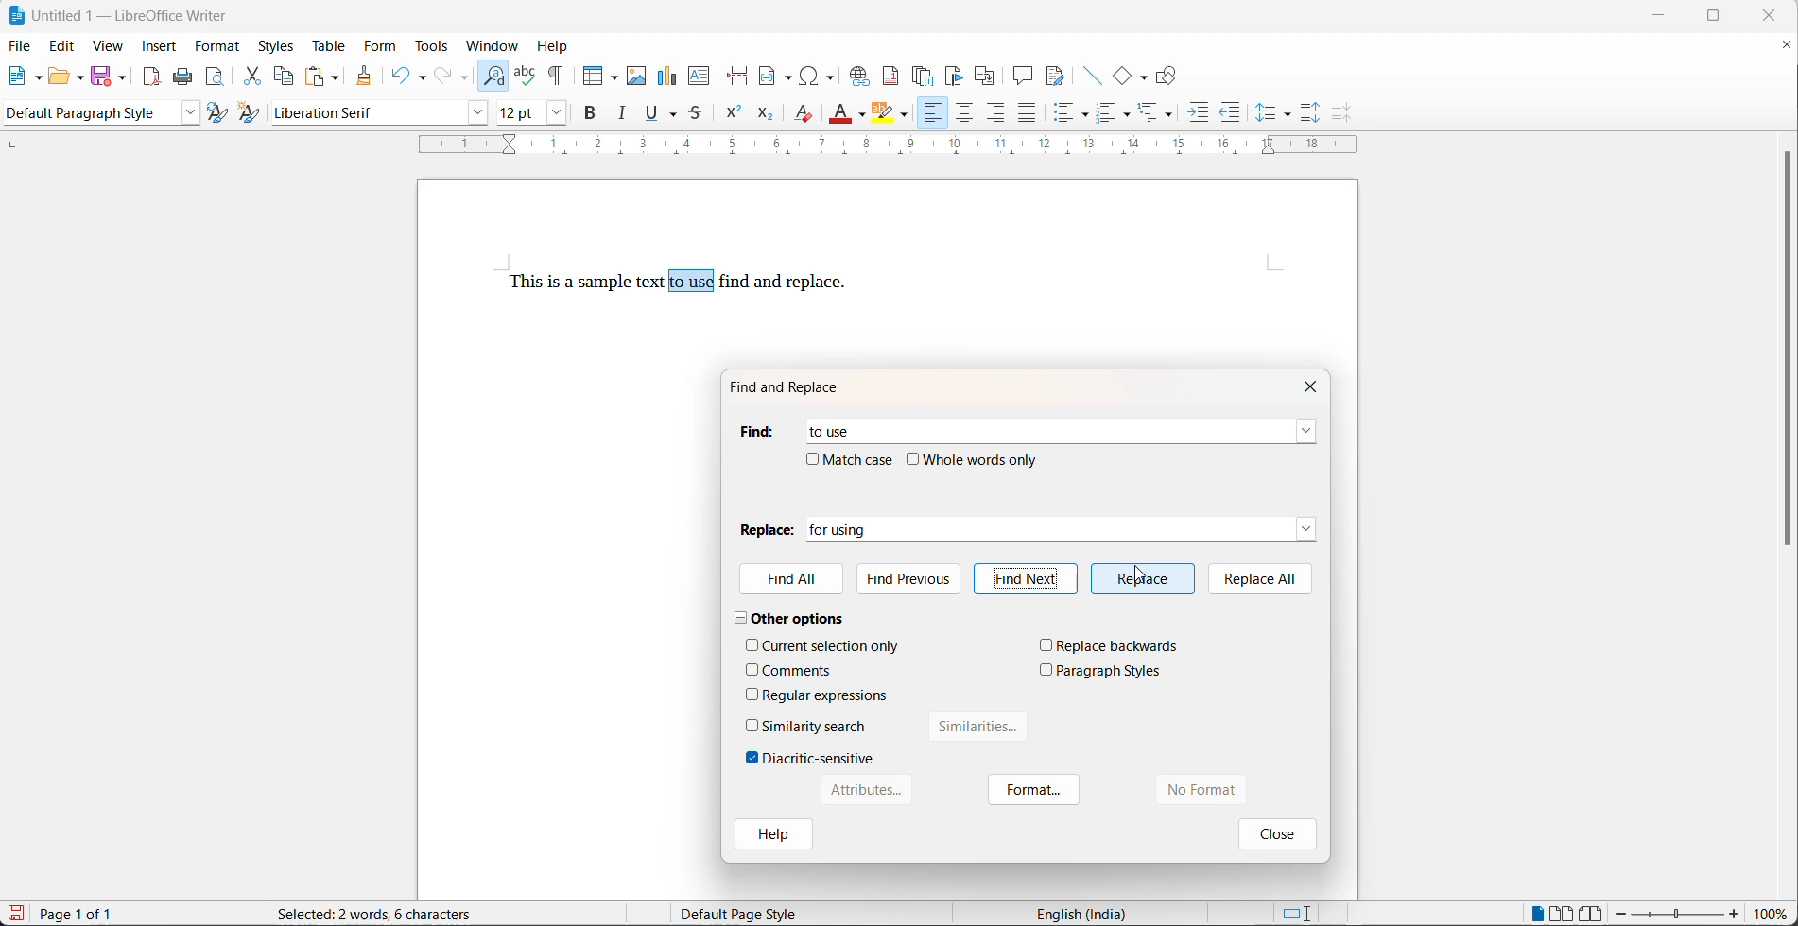 The image size is (1798, 926). What do you see at coordinates (515, 115) in the screenshot?
I see `font size` at bounding box center [515, 115].